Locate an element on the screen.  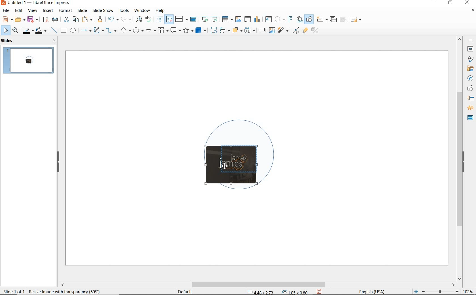
lines & arrows is located at coordinates (86, 31).